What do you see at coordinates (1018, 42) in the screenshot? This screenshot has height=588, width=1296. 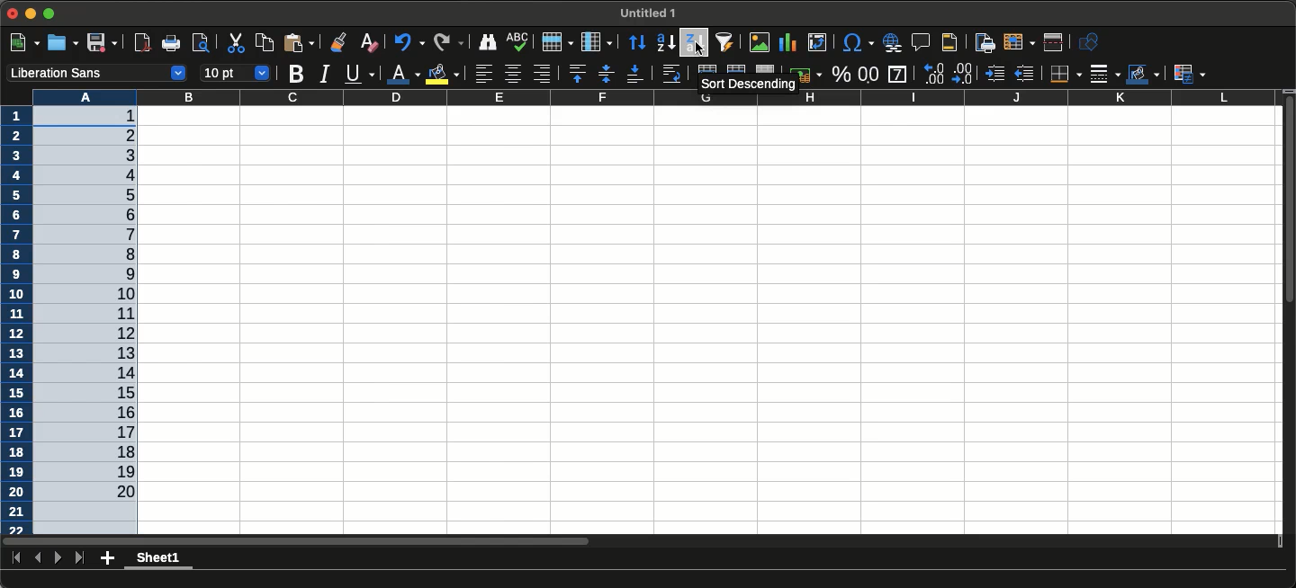 I see `Freeze rows and columns` at bounding box center [1018, 42].